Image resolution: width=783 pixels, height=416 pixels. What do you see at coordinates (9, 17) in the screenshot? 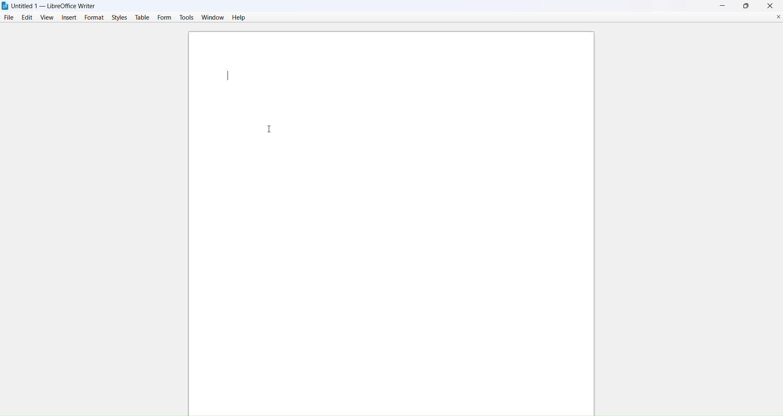
I see `file` at bounding box center [9, 17].